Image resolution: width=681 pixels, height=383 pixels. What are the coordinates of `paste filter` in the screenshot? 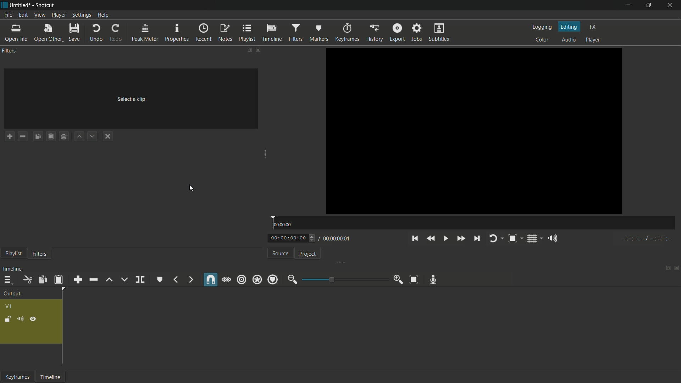 It's located at (51, 137).